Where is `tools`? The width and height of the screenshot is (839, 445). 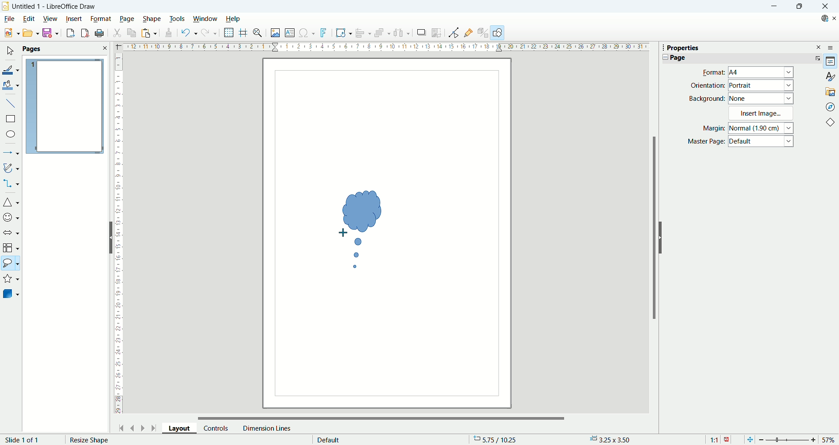 tools is located at coordinates (178, 18).